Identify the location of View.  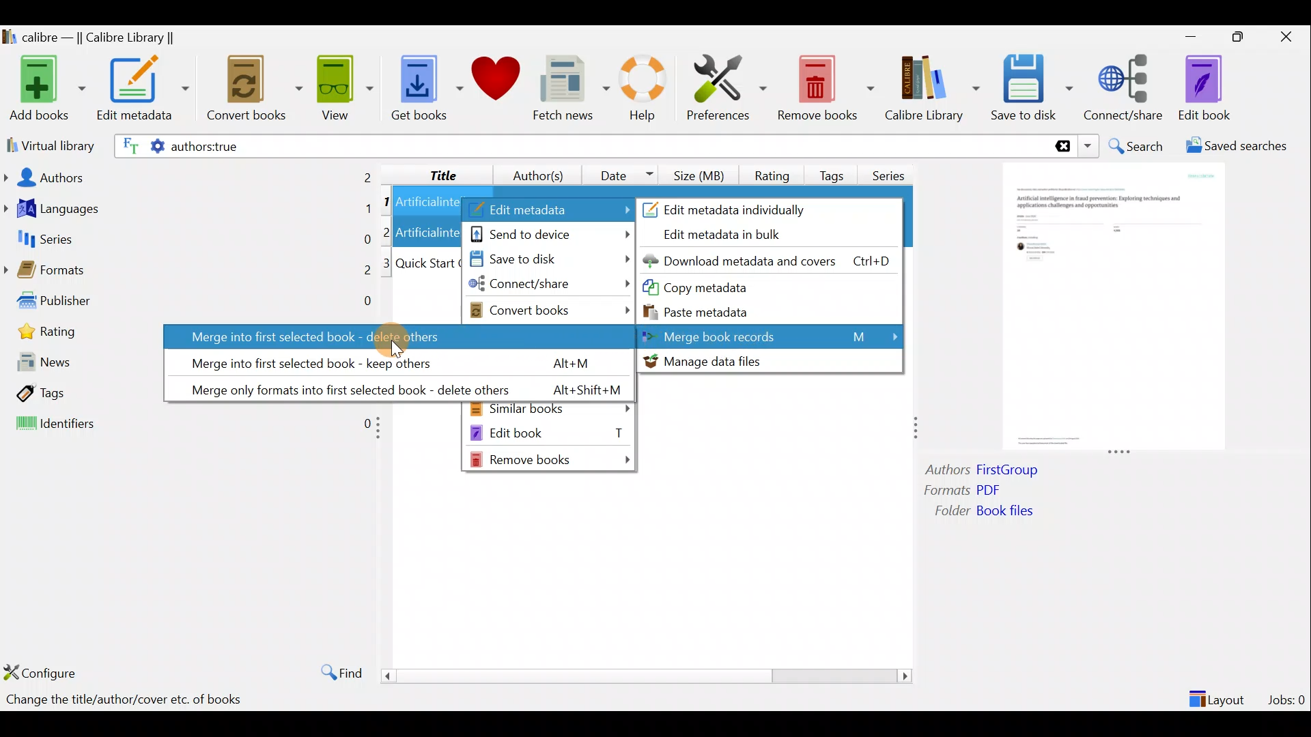
(343, 87).